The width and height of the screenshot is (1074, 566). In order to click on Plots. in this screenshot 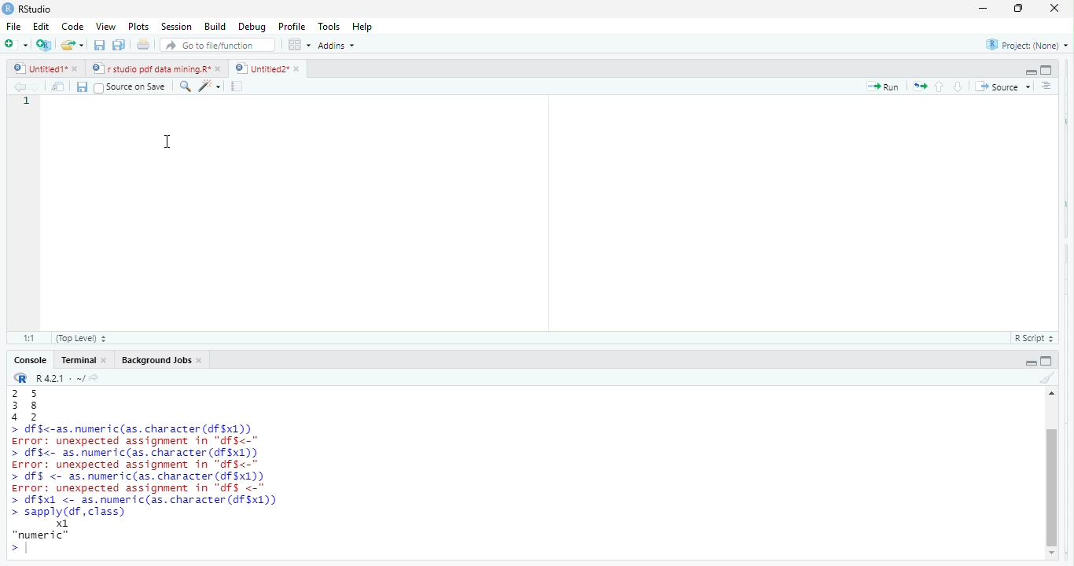, I will do `click(138, 27)`.